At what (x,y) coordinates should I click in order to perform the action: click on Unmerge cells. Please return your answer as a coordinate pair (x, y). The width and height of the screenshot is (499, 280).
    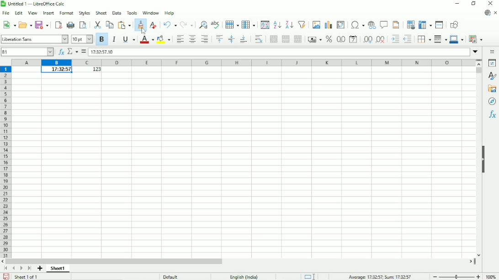
    Looking at the image, I should click on (298, 39).